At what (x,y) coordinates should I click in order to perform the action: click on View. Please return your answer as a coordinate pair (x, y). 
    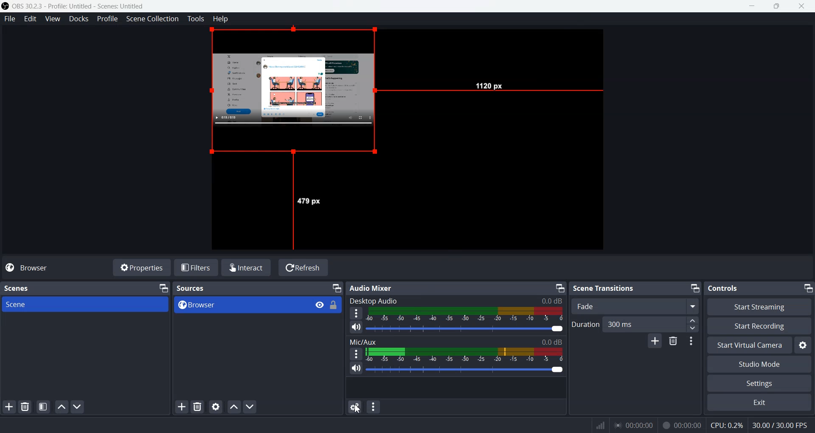
    Looking at the image, I should click on (53, 19).